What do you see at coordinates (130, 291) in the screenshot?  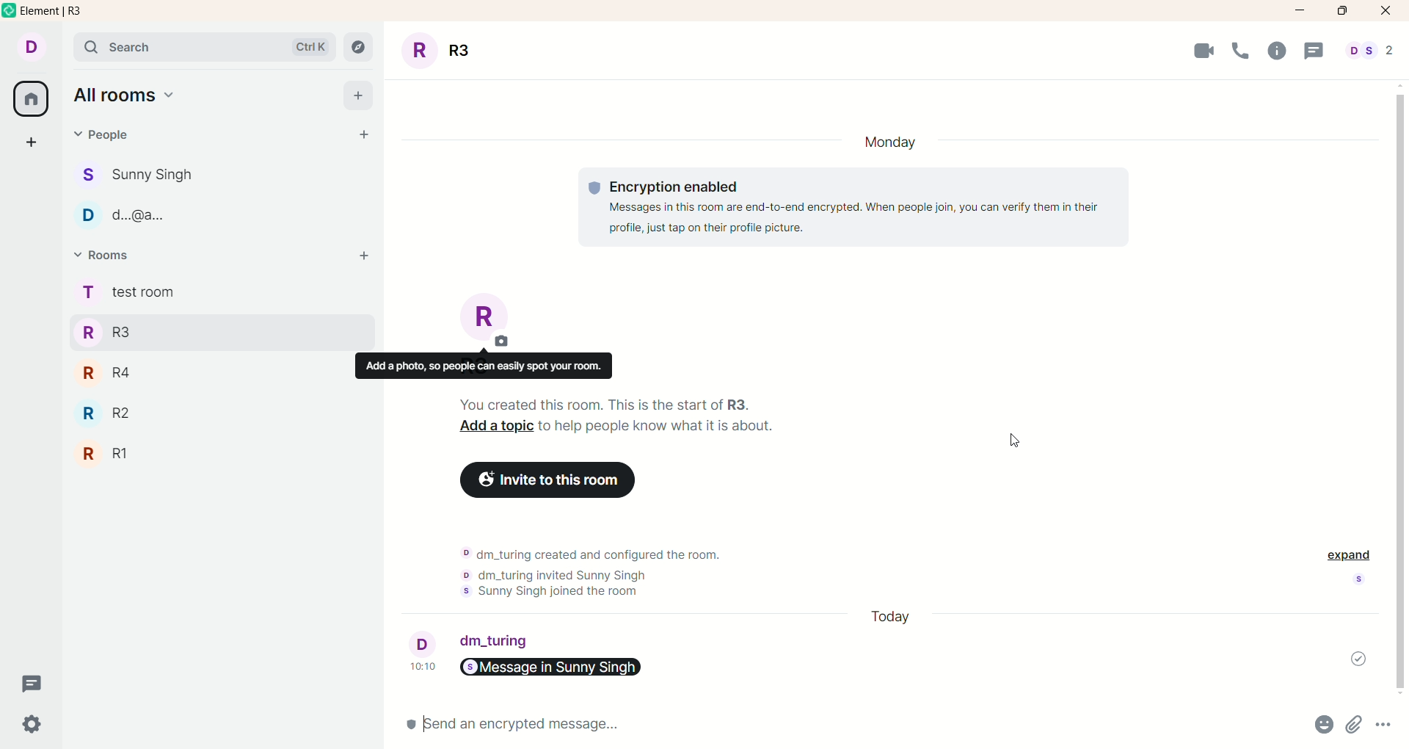 I see `rooms` at bounding box center [130, 291].